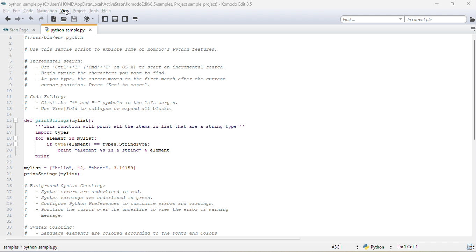 The image size is (476, 252). I want to click on redo, so click(44, 20).